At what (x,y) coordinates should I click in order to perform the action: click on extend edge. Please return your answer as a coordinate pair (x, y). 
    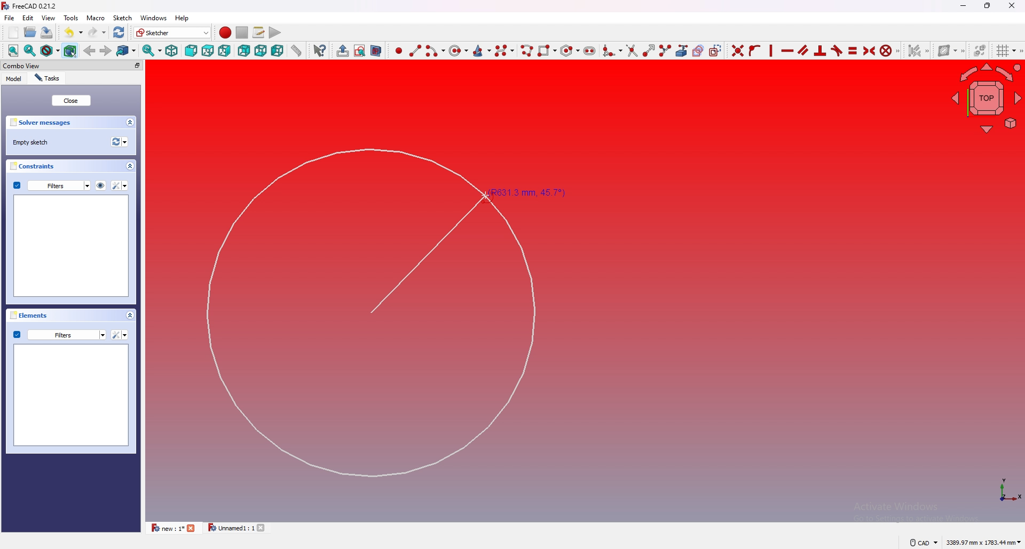
    Looking at the image, I should click on (647, 50).